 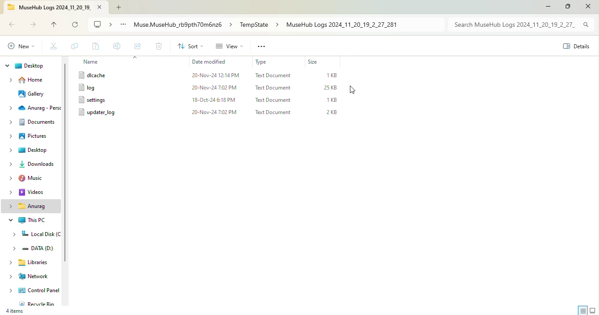 What do you see at coordinates (569, 7) in the screenshot?
I see `Maximize` at bounding box center [569, 7].